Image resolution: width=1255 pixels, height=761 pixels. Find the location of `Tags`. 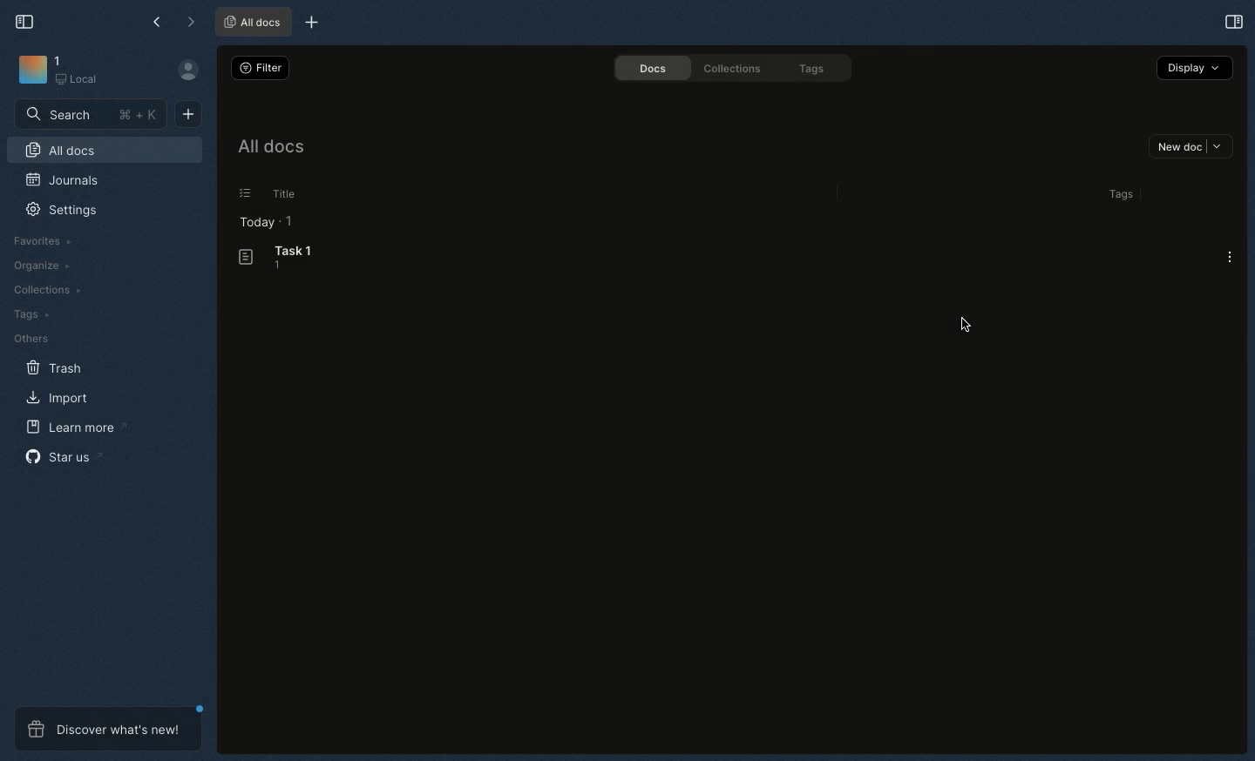

Tags is located at coordinates (817, 70).